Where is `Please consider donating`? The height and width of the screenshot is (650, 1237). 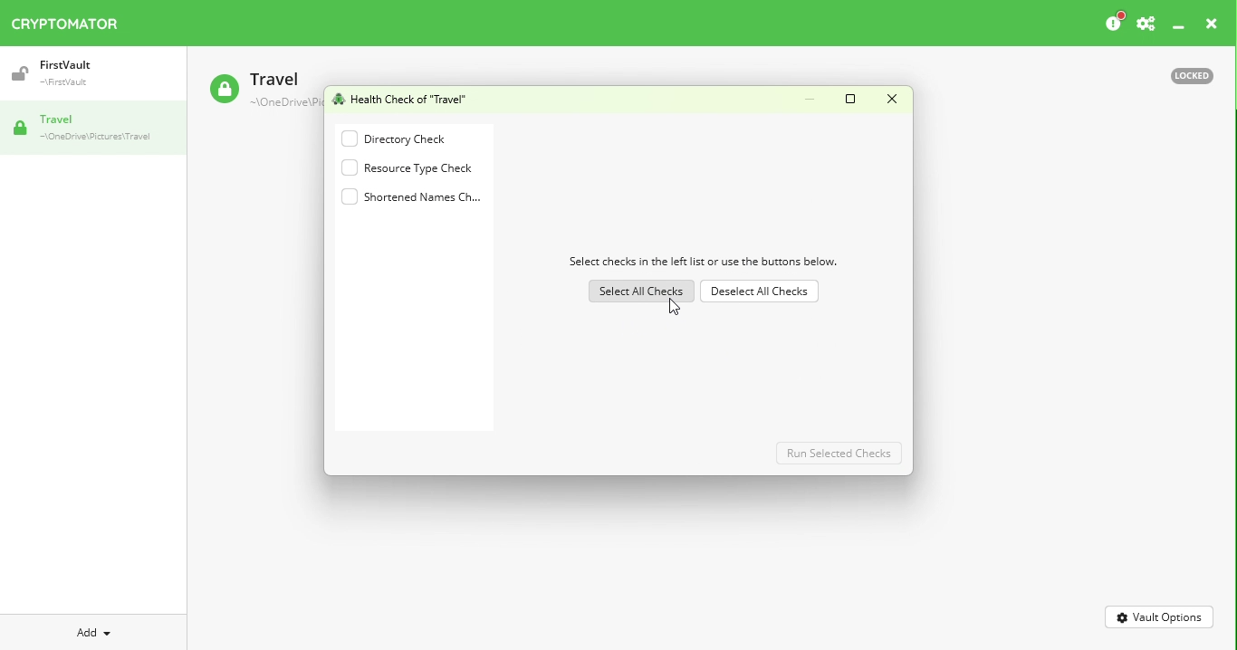
Please consider donating is located at coordinates (1109, 22).